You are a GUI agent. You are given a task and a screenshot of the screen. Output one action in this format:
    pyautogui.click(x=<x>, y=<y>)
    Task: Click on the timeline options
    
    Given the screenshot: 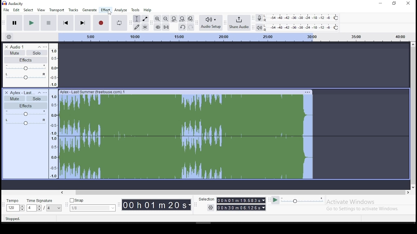 What is the action you would take?
    pyautogui.click(x=9, y=37)
    